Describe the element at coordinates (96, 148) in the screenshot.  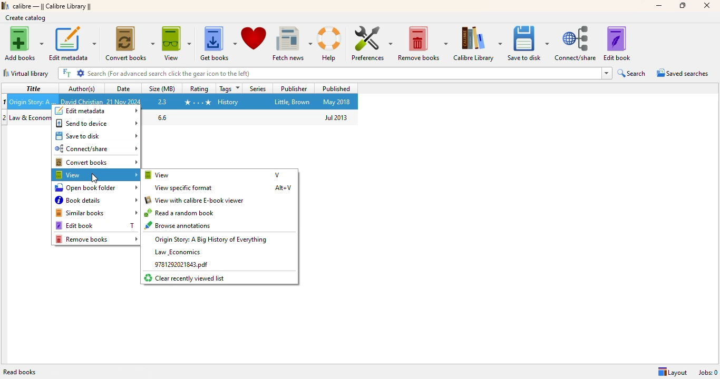
I see `connect/share` at that location.